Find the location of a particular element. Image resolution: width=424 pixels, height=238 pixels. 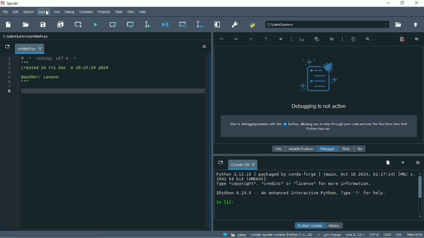

File Location is located at coordinates (327, 24).